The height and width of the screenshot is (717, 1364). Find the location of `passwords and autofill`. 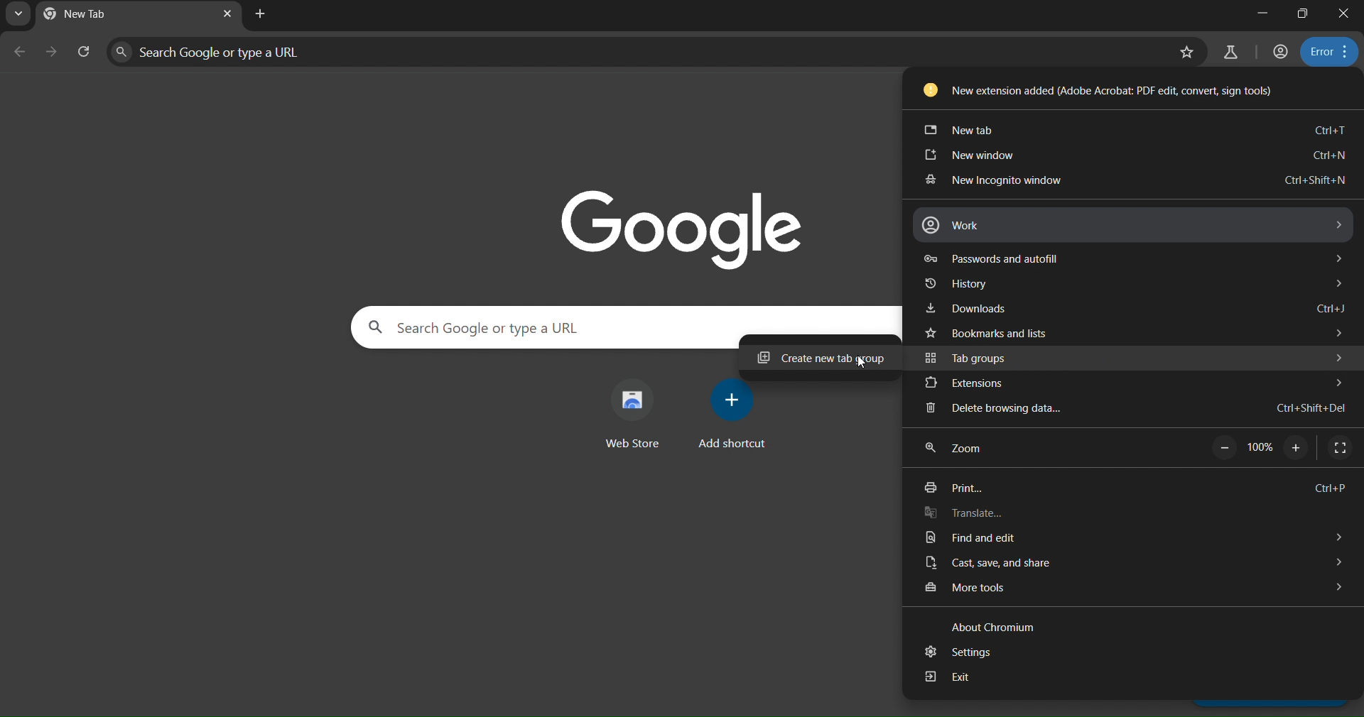

passwords and autofill is located at coordinates (1134, 256).